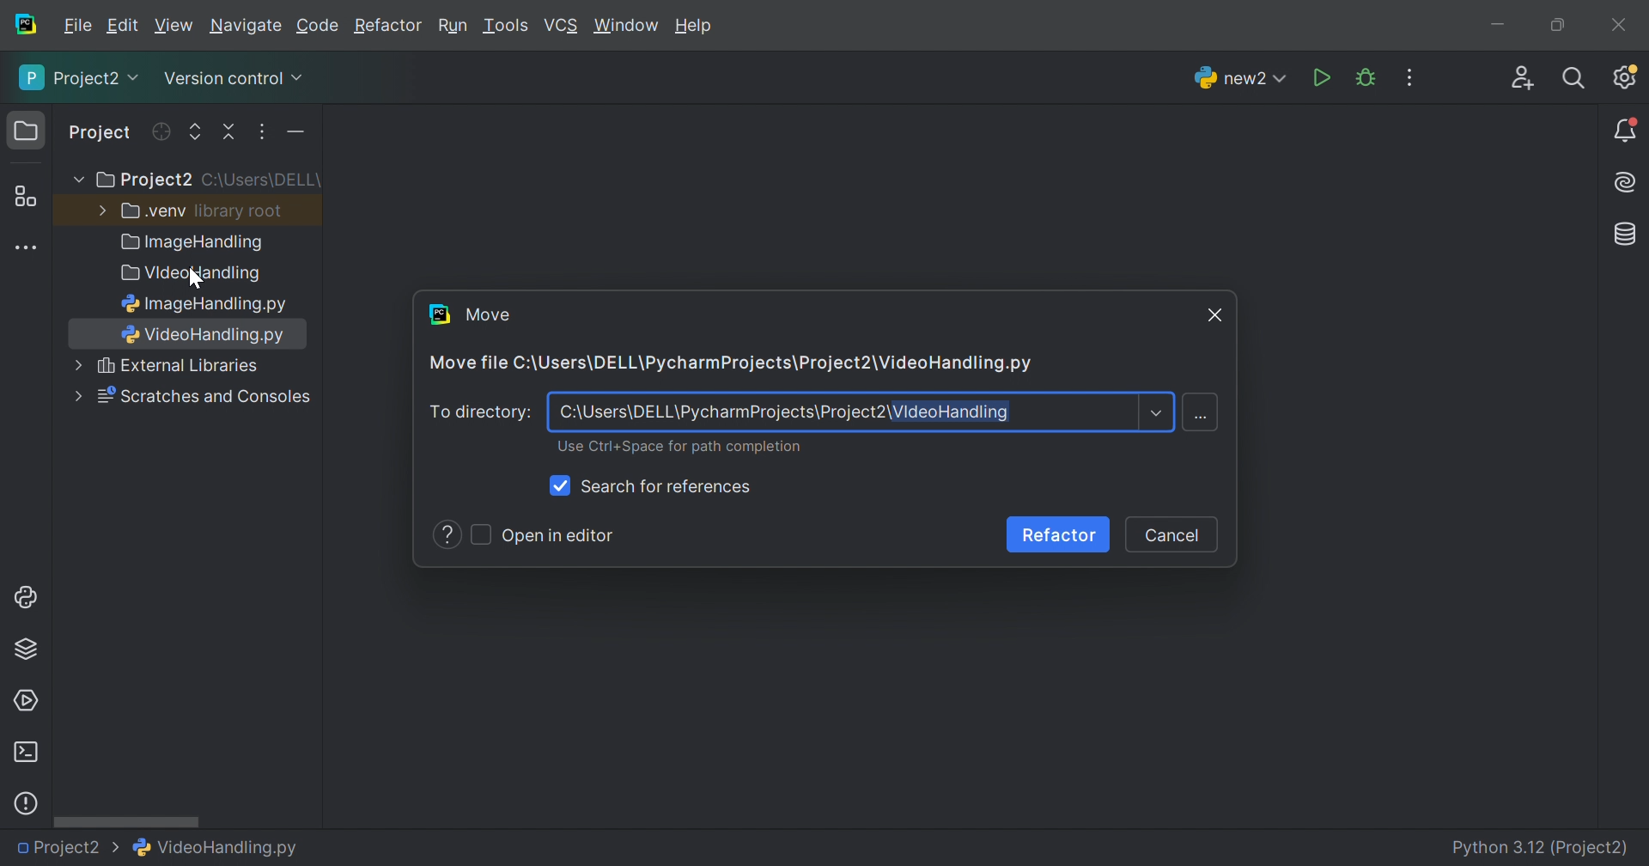  Describe the element at coordinates (727, 364) in the screenshot. I see `Move file C:\Users\DELL\PyCharmProjects\Project2\VideoHandling.py` at that location.